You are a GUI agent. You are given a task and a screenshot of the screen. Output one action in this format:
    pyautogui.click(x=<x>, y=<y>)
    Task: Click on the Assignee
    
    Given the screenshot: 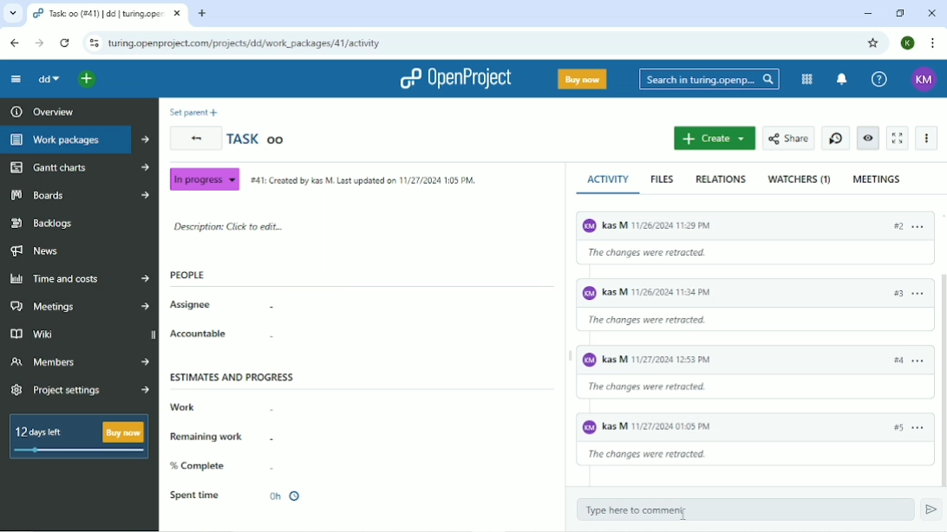 What is the action you would take?
    pyautogui.click(x=221, y=306)
    